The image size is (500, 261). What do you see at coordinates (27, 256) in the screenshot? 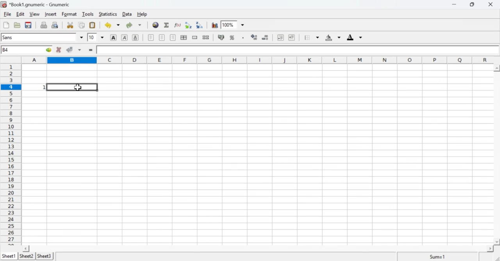
I see `Sheet 2` at bounding box center [27, 256].